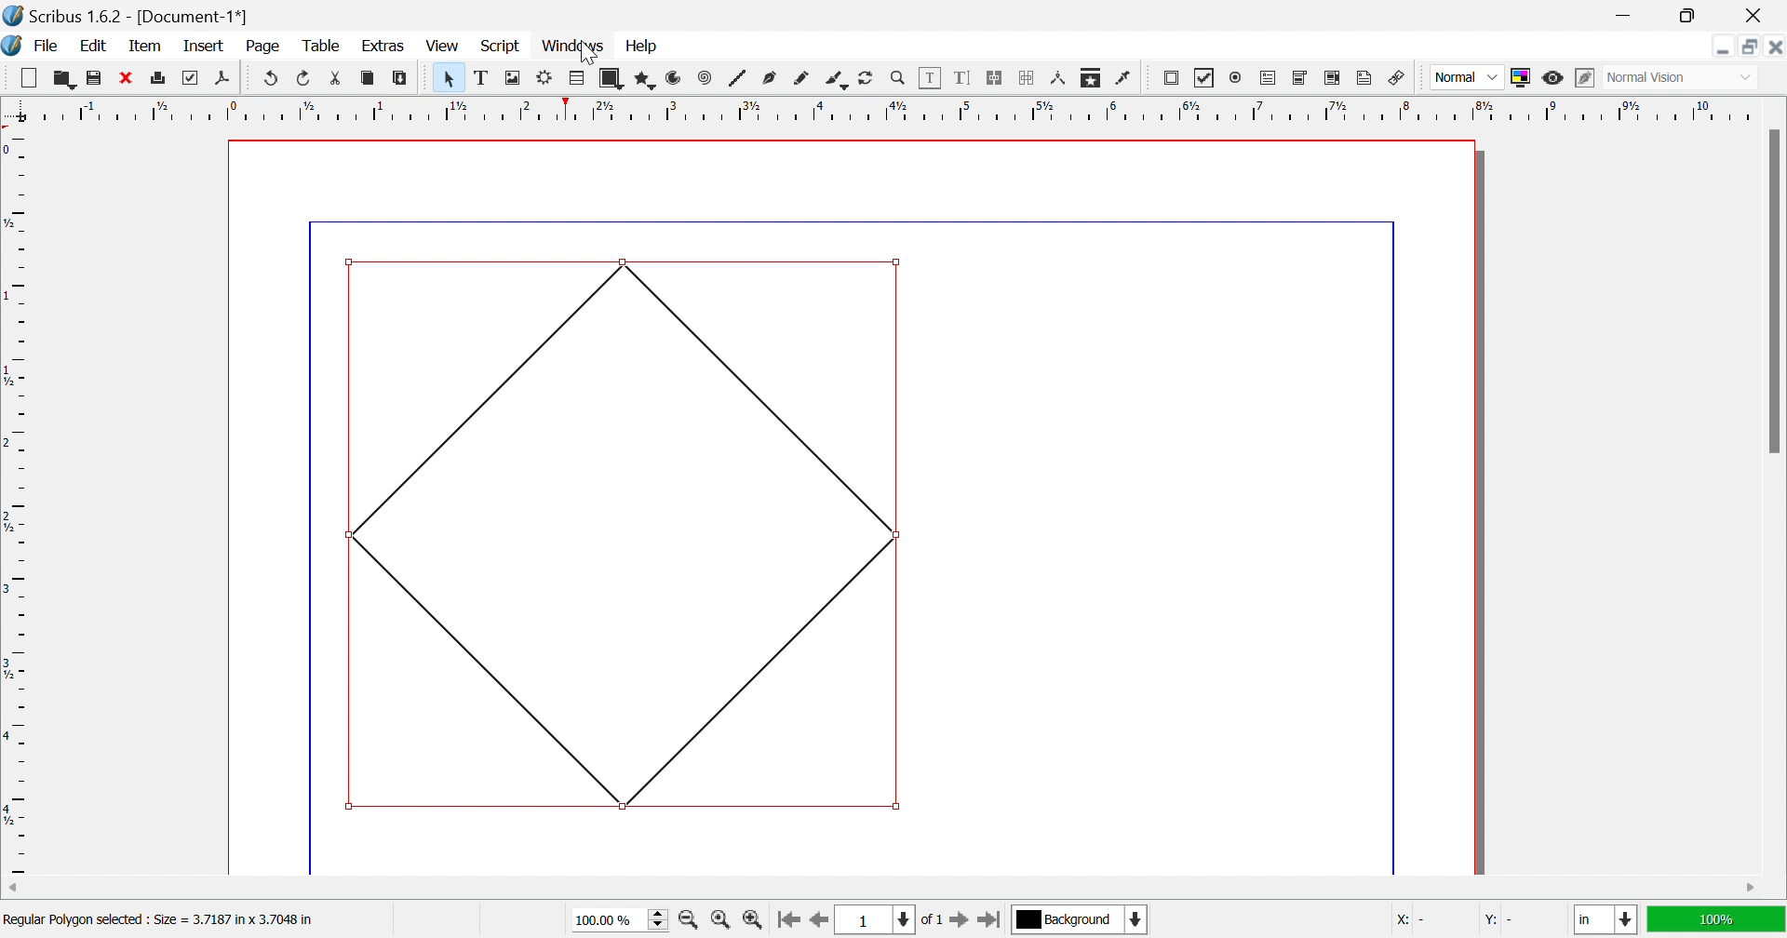 The height and width of the screenshot is (938, 1787). What do you see at coordinates (484, 77) in the screenshot?
I see `Text frame` at bounding box center [484, 77].